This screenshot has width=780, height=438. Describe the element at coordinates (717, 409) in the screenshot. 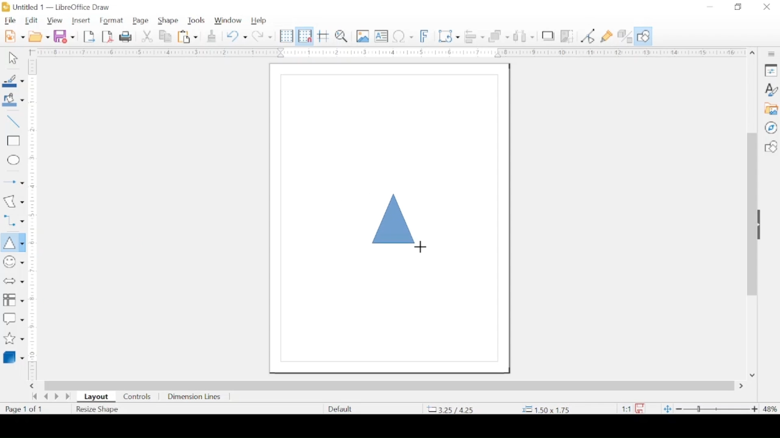

I see `zoom slider` at that location.